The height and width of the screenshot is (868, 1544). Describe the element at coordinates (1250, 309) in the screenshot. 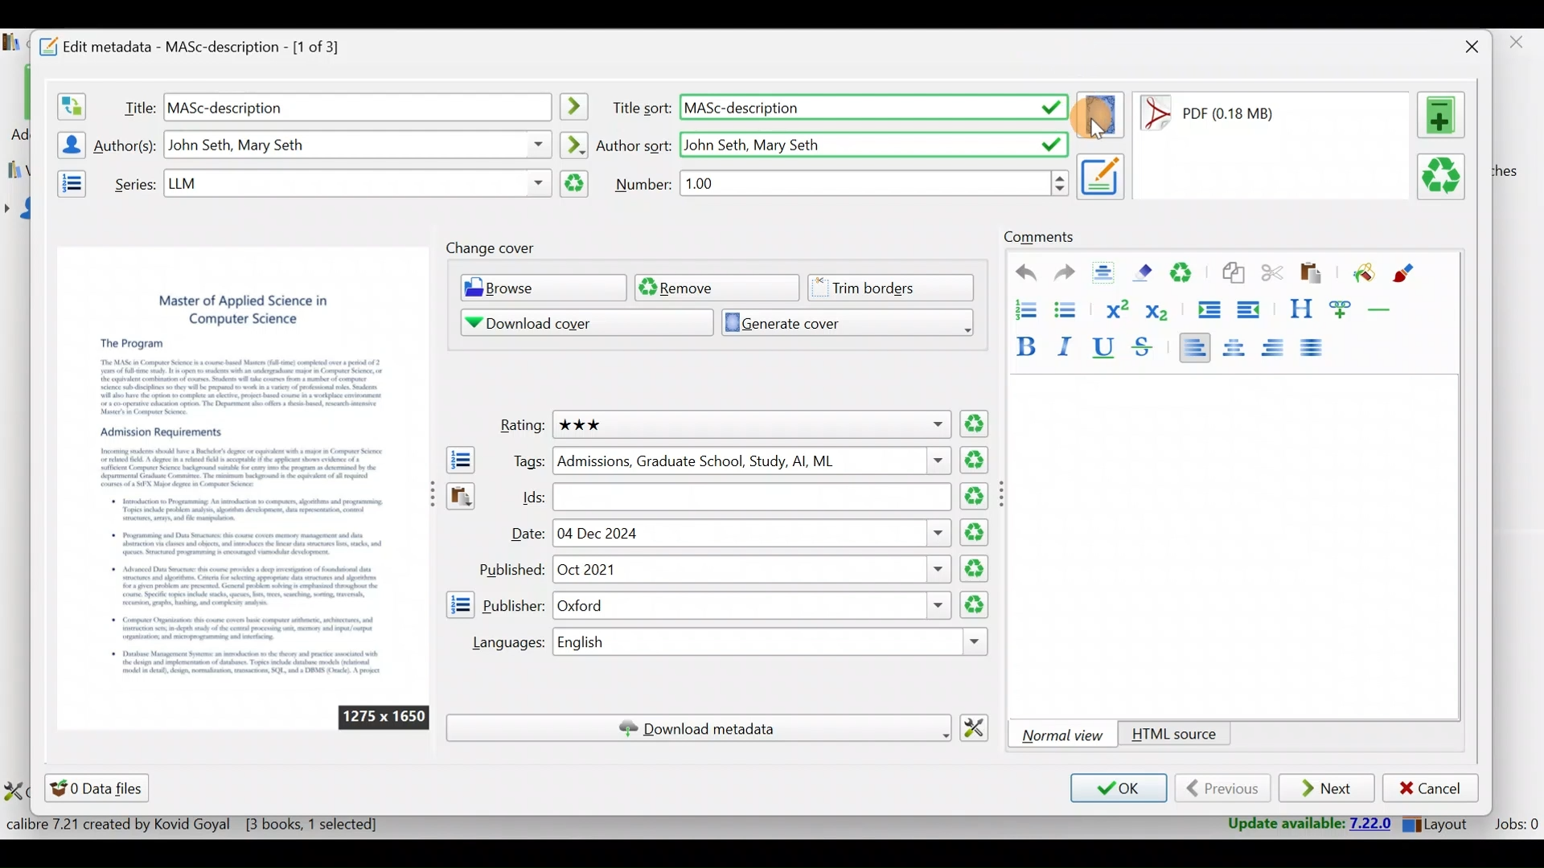

I see `Decrease indentation` at that location.